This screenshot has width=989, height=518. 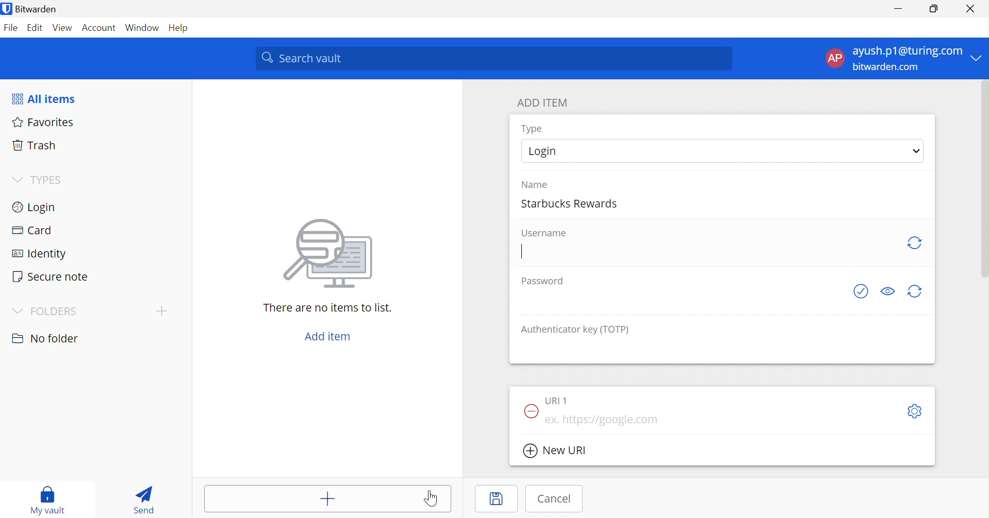 What do you see at coordinates (51, 500) in the screenshot?
I see `My vault` at bounding box center [51, 500].